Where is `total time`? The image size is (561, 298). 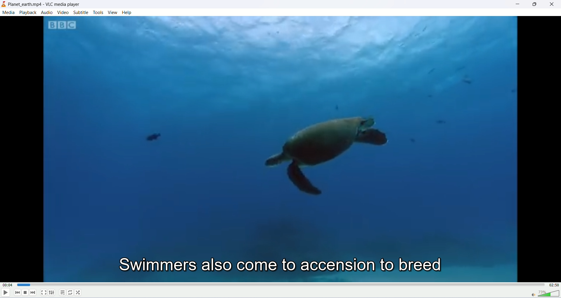 total time is located at coordinates (554, 284).